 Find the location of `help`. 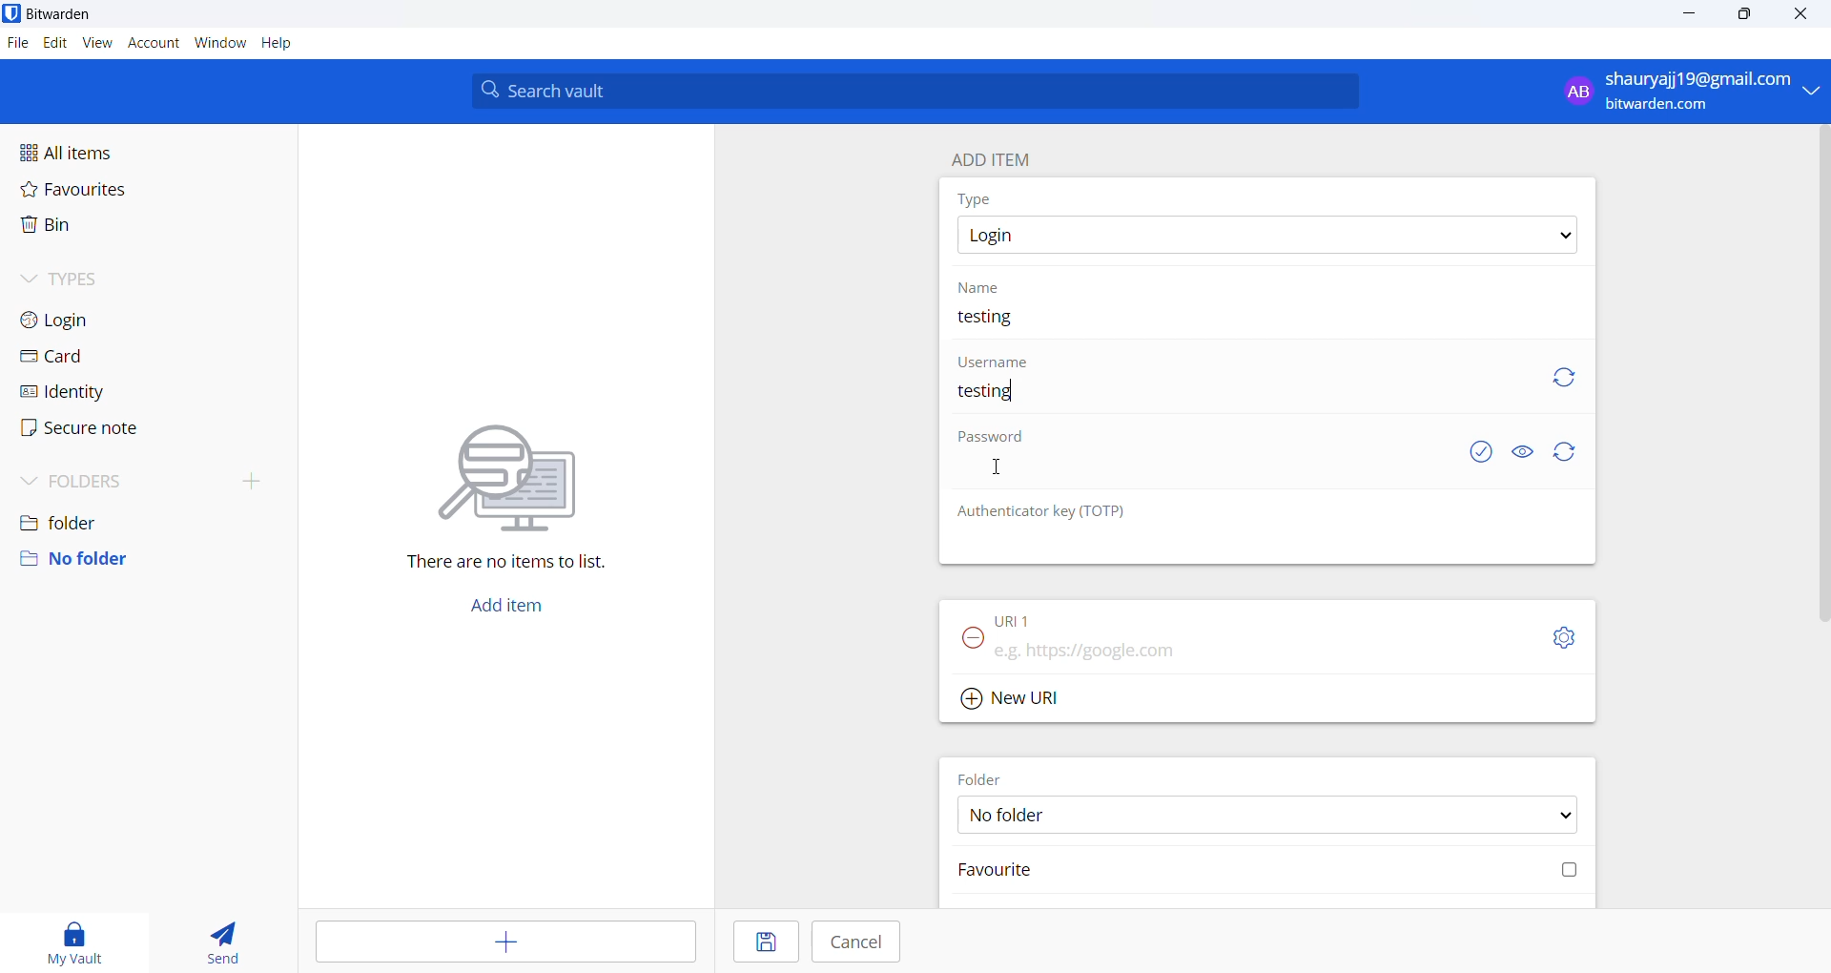

help is located at coordinates (279, 45).